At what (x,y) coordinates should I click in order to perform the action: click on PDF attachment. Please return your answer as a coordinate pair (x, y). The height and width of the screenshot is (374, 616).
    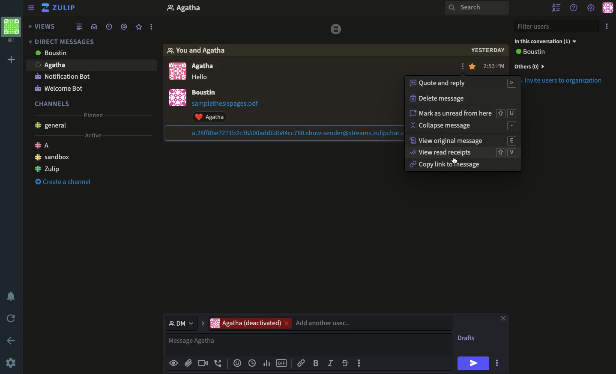
    Looking at the image, I should click on (233, 104).